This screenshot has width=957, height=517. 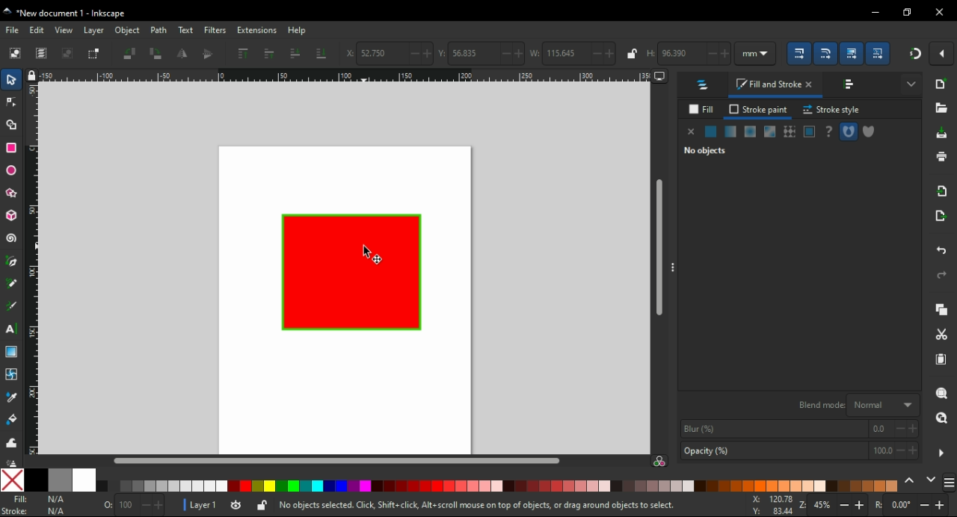 What do you see at coordinates (682, 53) in the screenshot?
I see `96` at bounding box center [682, 53].